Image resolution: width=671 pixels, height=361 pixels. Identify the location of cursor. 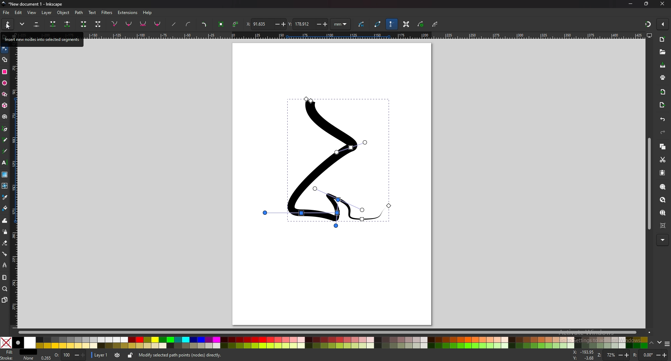
(7, 26).